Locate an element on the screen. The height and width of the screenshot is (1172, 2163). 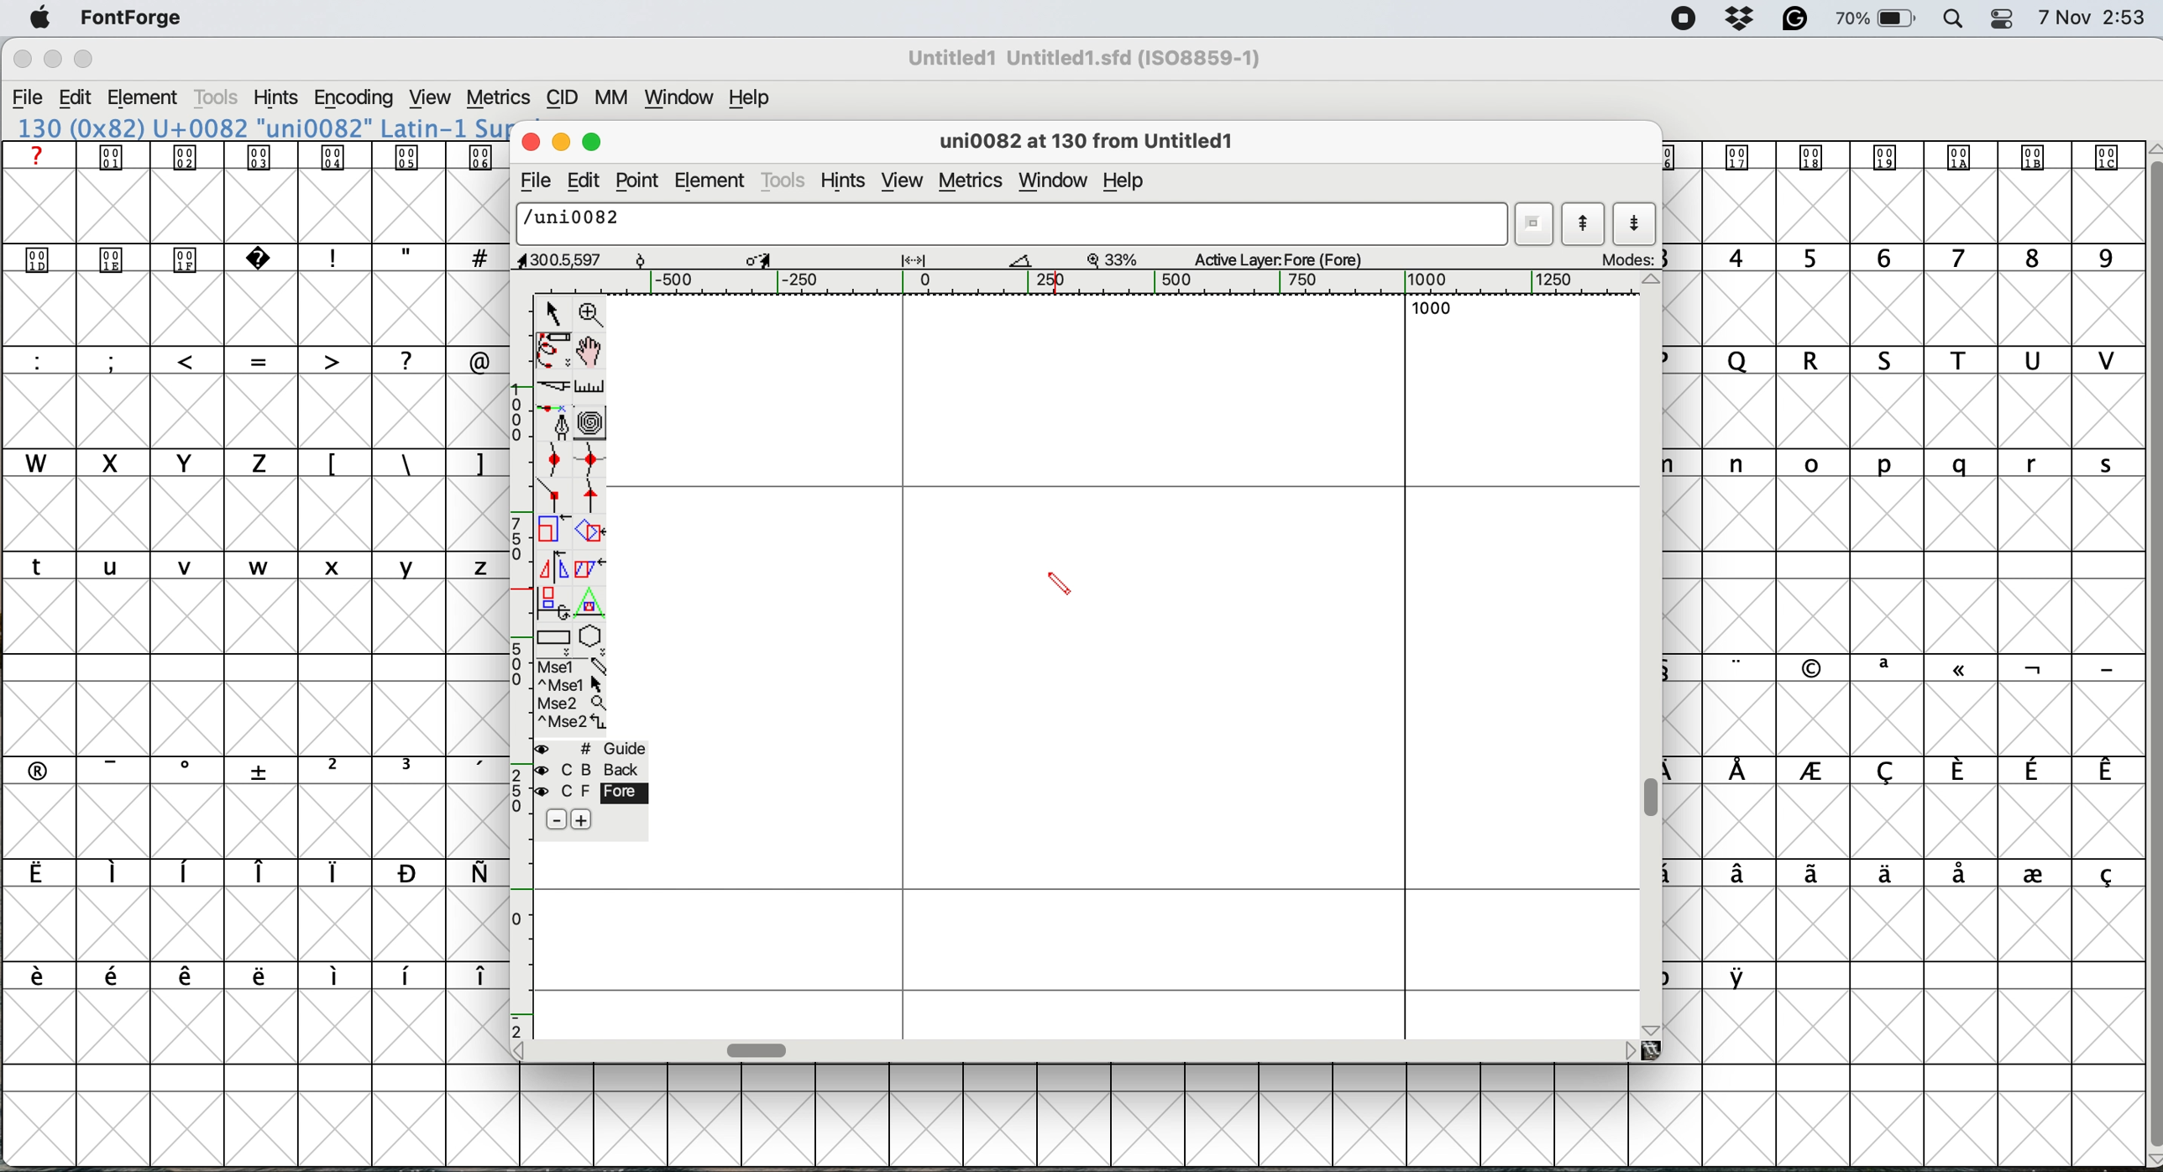
hints is located at coordinates (849, 182).